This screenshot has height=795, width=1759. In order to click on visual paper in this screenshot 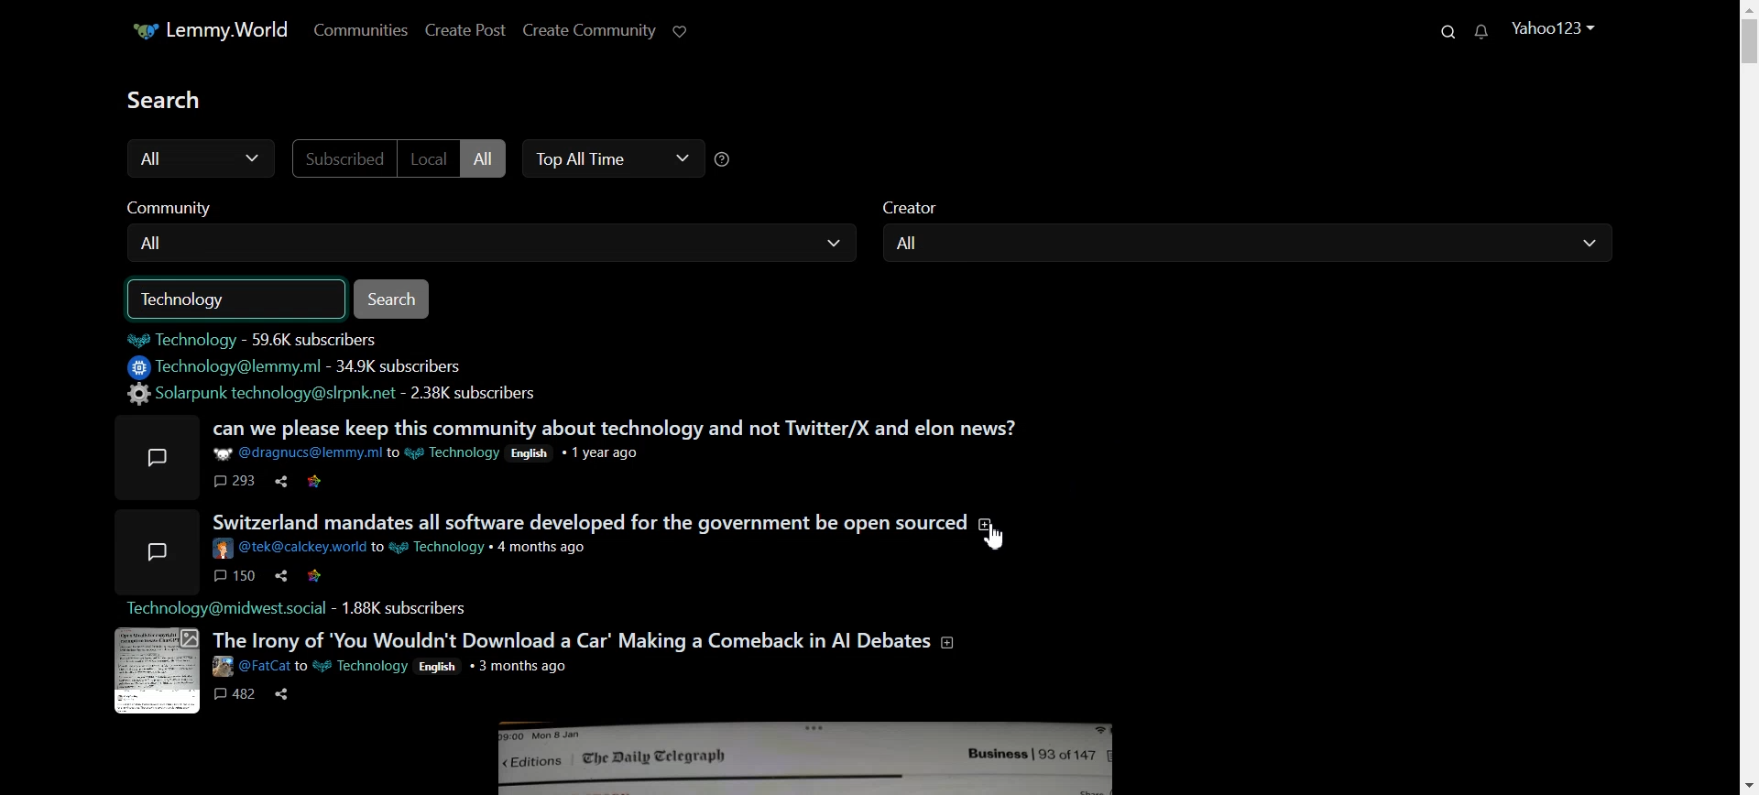, I will do `click(807, 757)`.